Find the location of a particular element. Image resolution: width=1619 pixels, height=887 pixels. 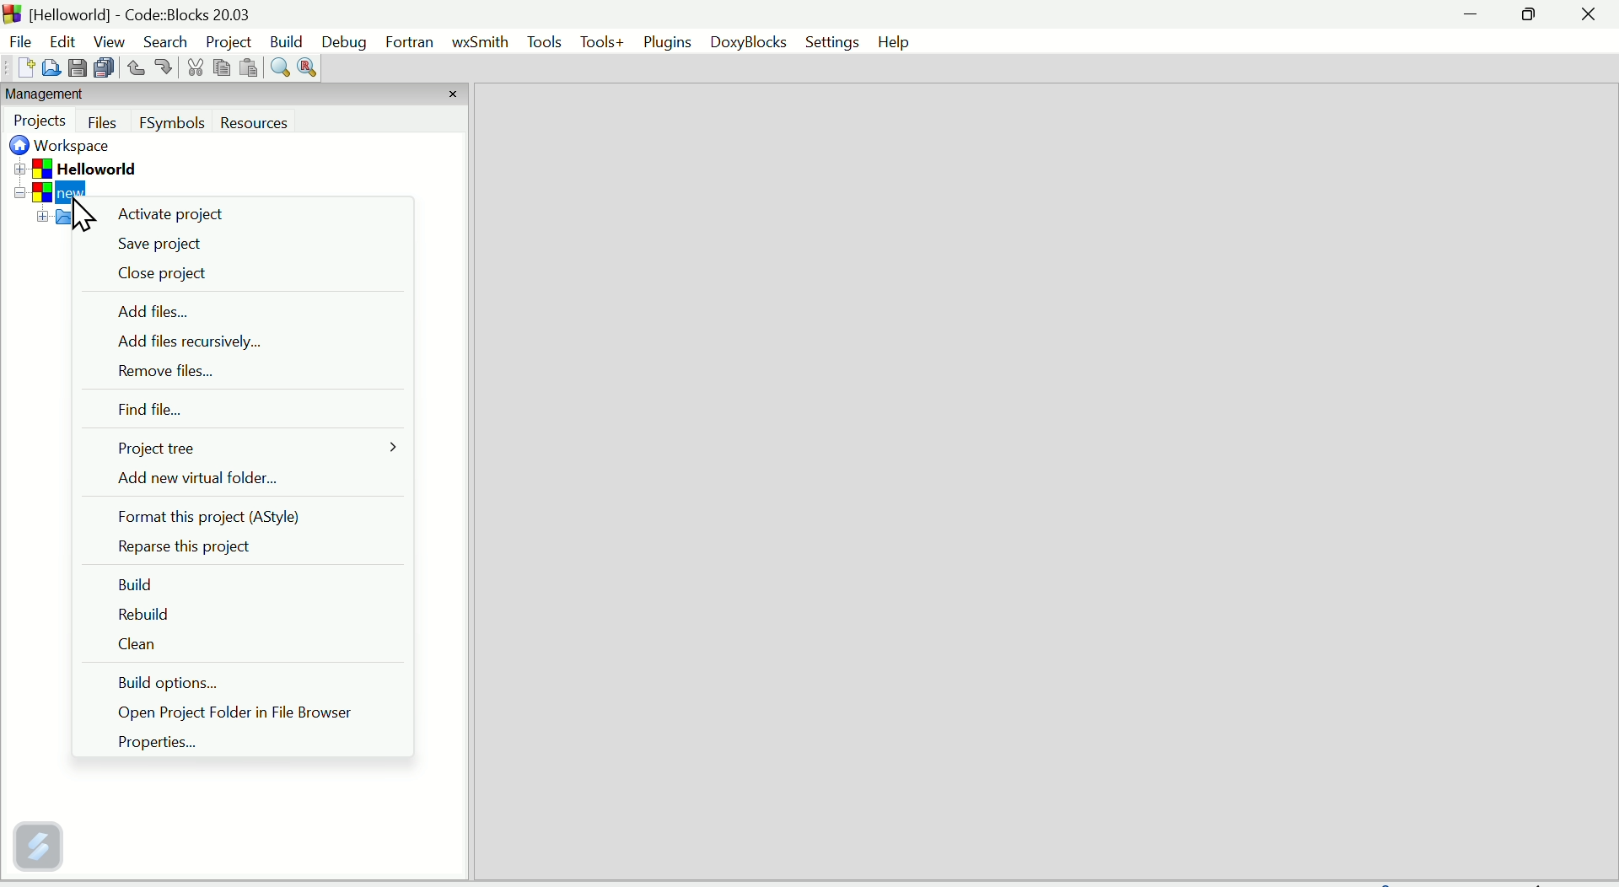

 is located at coordinates (105, 122).